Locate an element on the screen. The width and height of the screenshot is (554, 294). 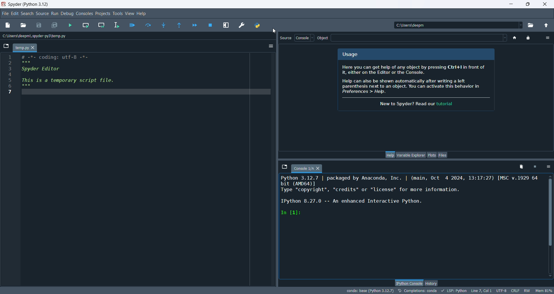
browse working directory is located at coordinates (529, 26).